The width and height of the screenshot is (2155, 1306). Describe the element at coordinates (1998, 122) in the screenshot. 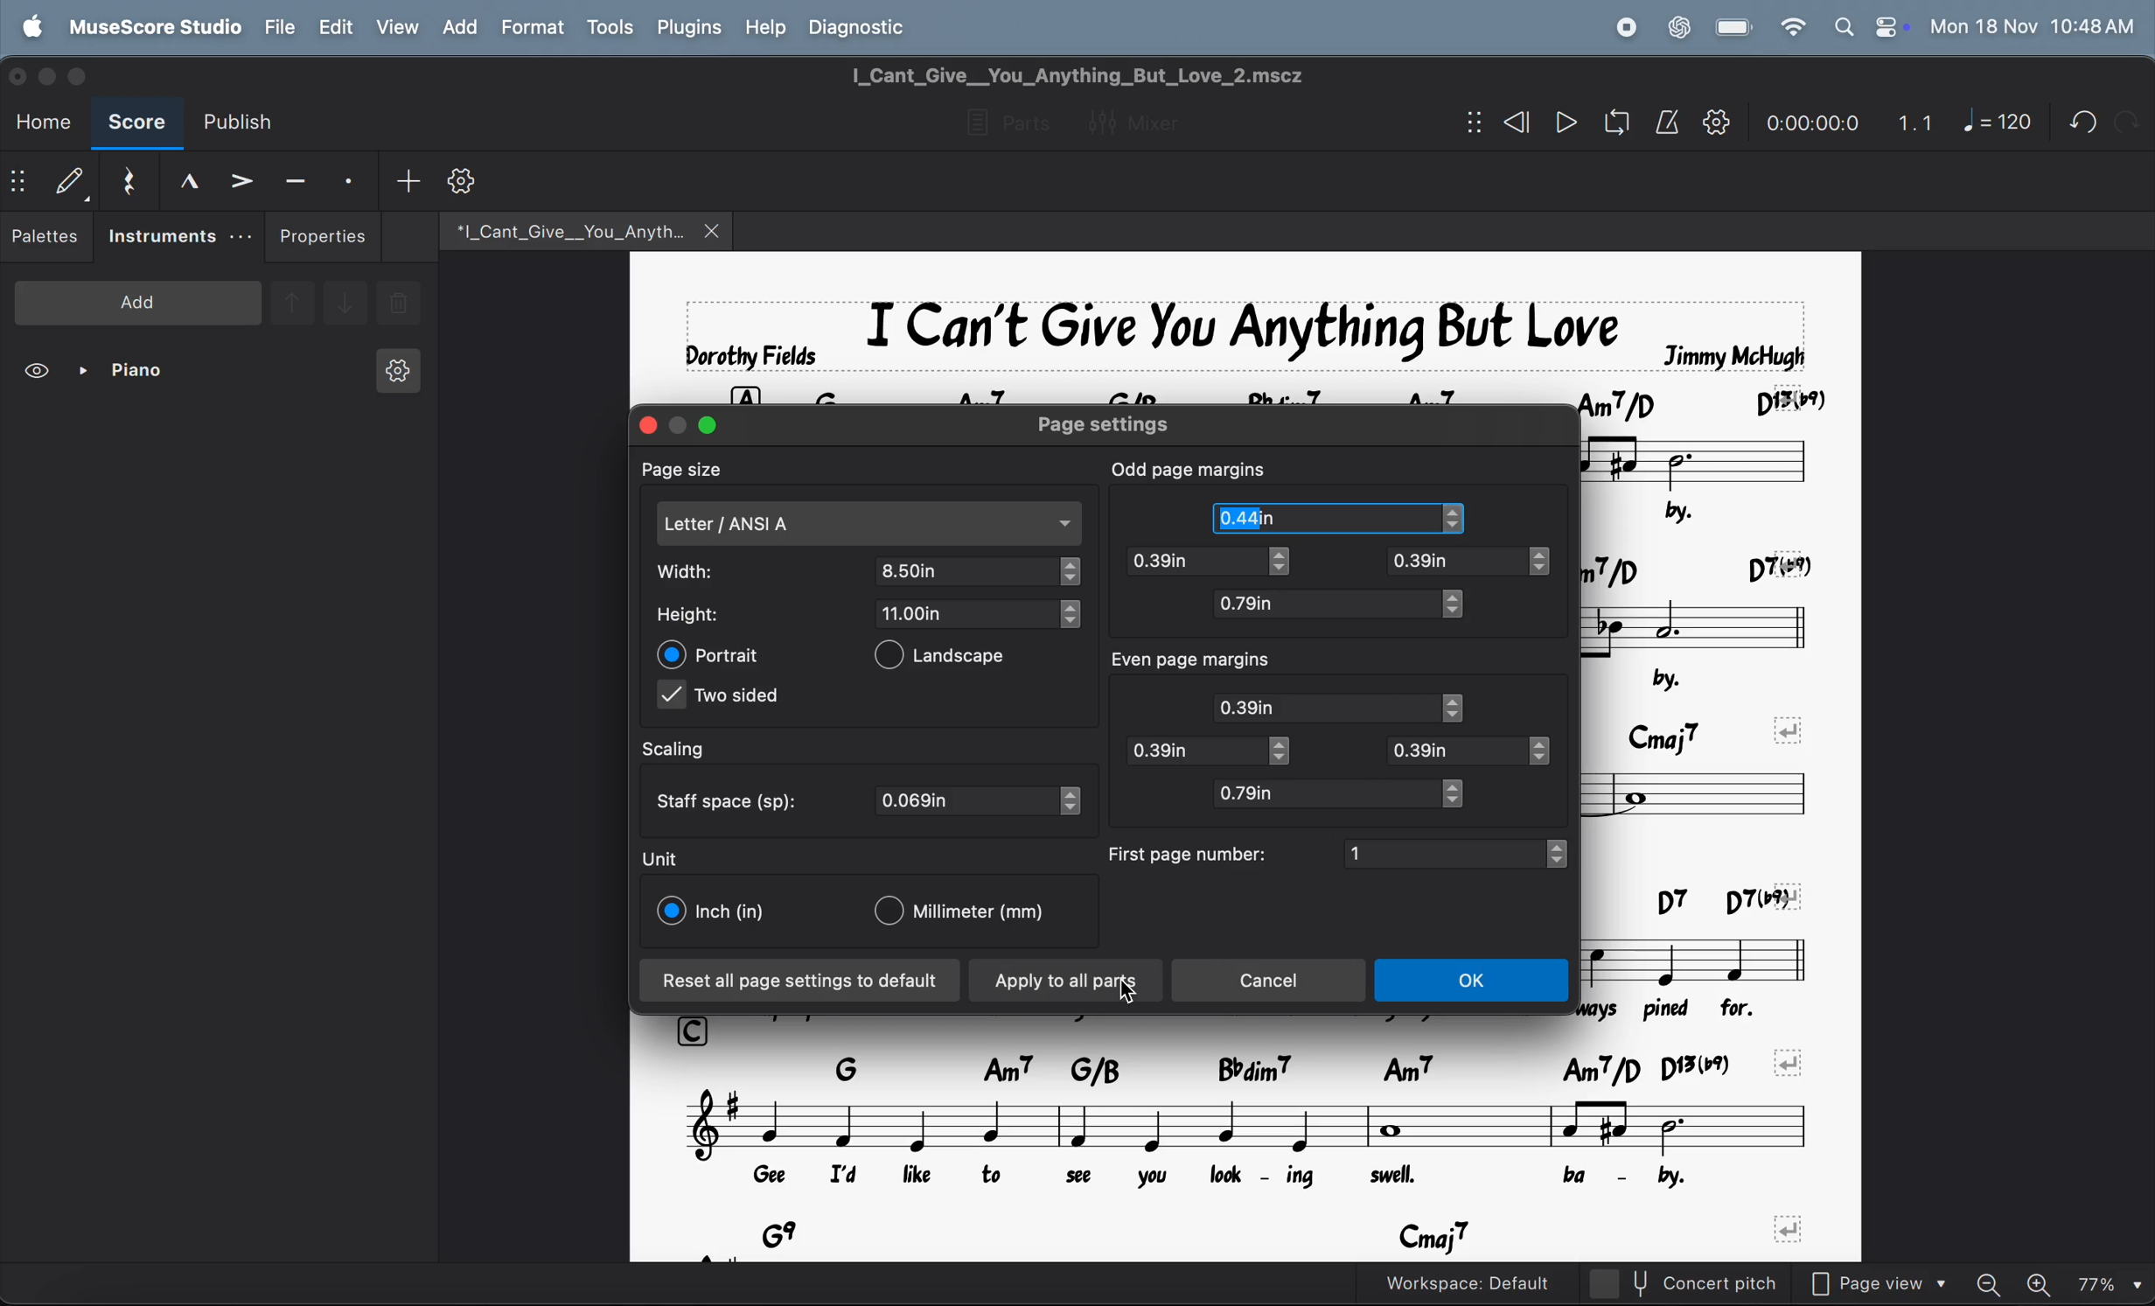

I see `note 120` at that location.